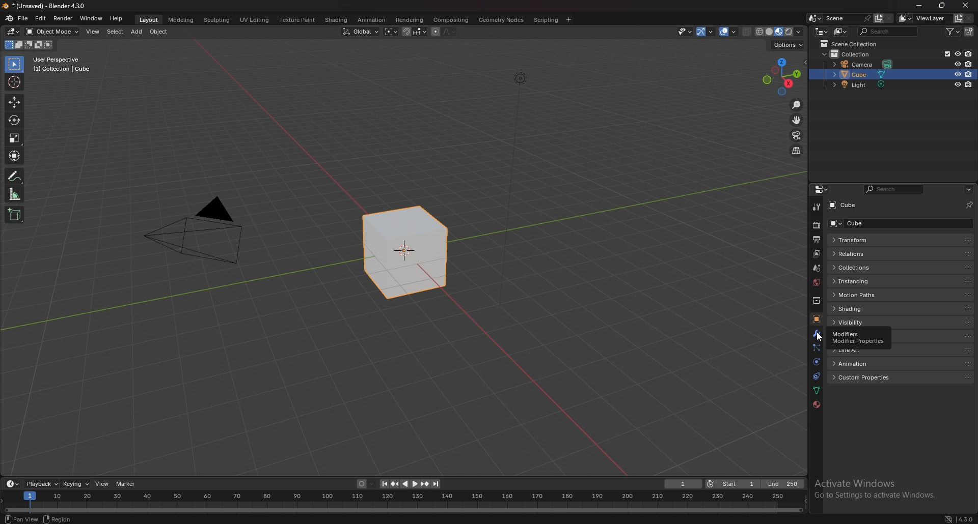  Describe the element at coordinates (63, 18) in the screenshot. I see `render` at that location.